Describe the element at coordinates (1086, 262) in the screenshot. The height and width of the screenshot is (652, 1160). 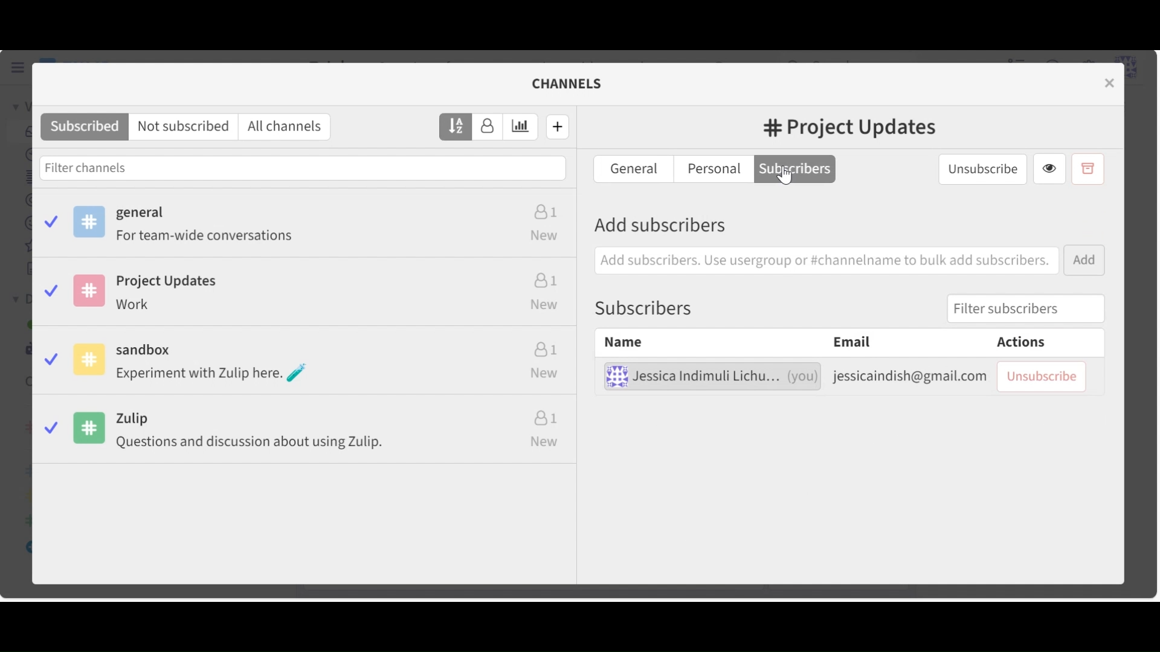
I see `Add button` at that location.